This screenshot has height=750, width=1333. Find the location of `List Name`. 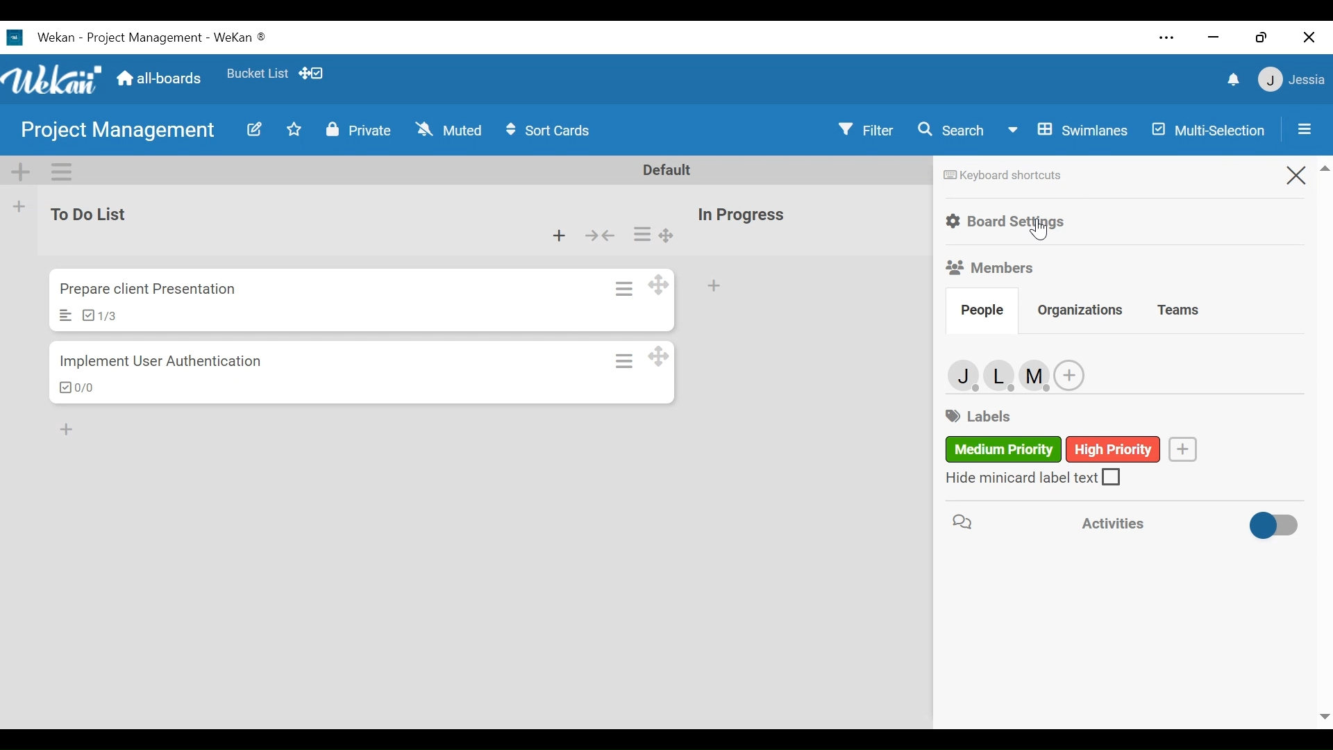

List Name is located at coordinates (94, 215).